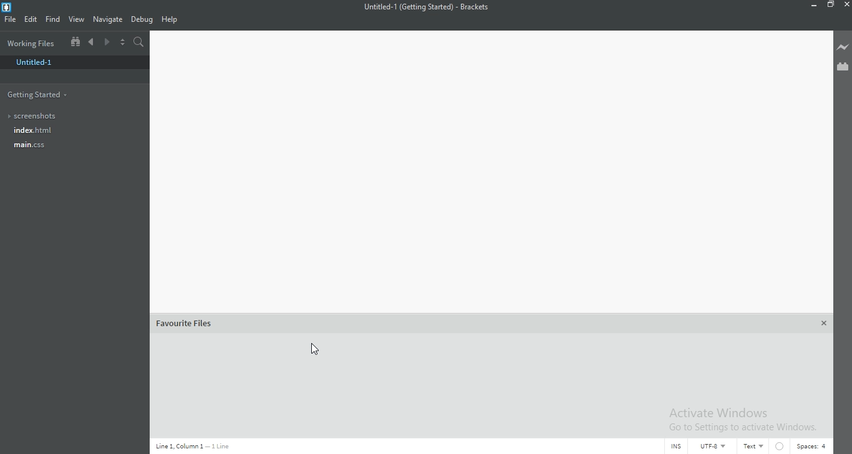  What do you see at coordinates (818, 445) in the screenshot?
I see `Spaces:4` at bounding box center [818, 445].